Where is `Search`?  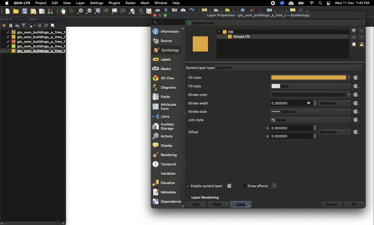 Search is located at coordinates (168, 22).